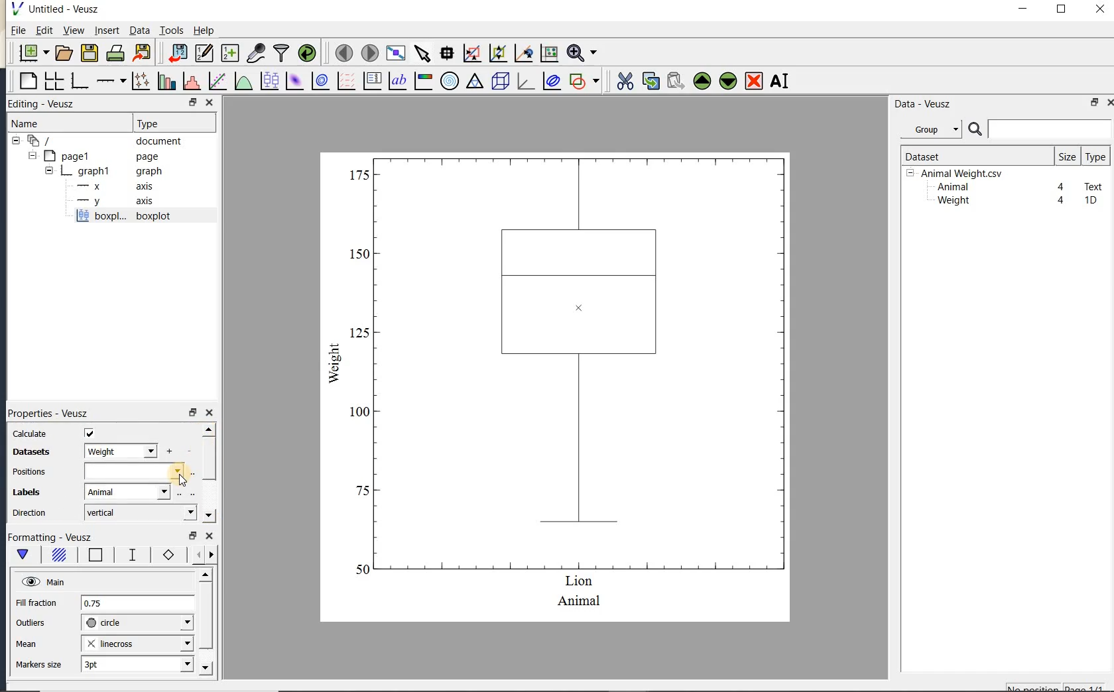 This screenshot has height=692, width=1114. I want to click on 1D, so click(1090, 200).